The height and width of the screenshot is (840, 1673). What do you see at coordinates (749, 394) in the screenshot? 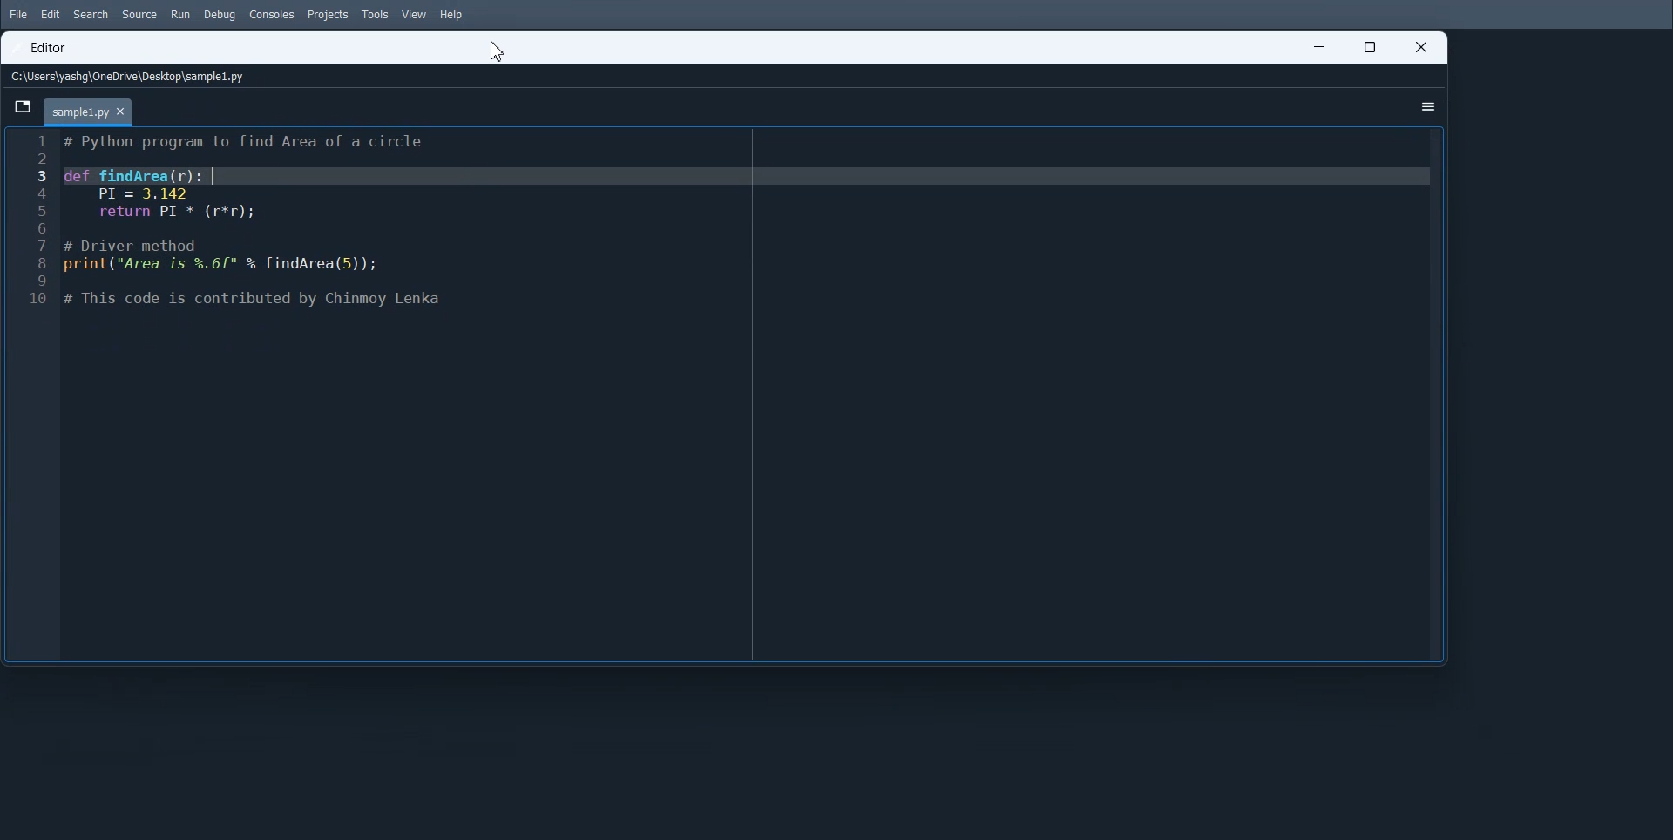
I see `# Function to find the area of a circle def findArea(r):     PI = 3.143     return PI * (r * r)  # Driver method radius = 5  # You can change the value of radius to test with different inputs print("Area is", findArea(radius))` at bounding box center [749, 394].